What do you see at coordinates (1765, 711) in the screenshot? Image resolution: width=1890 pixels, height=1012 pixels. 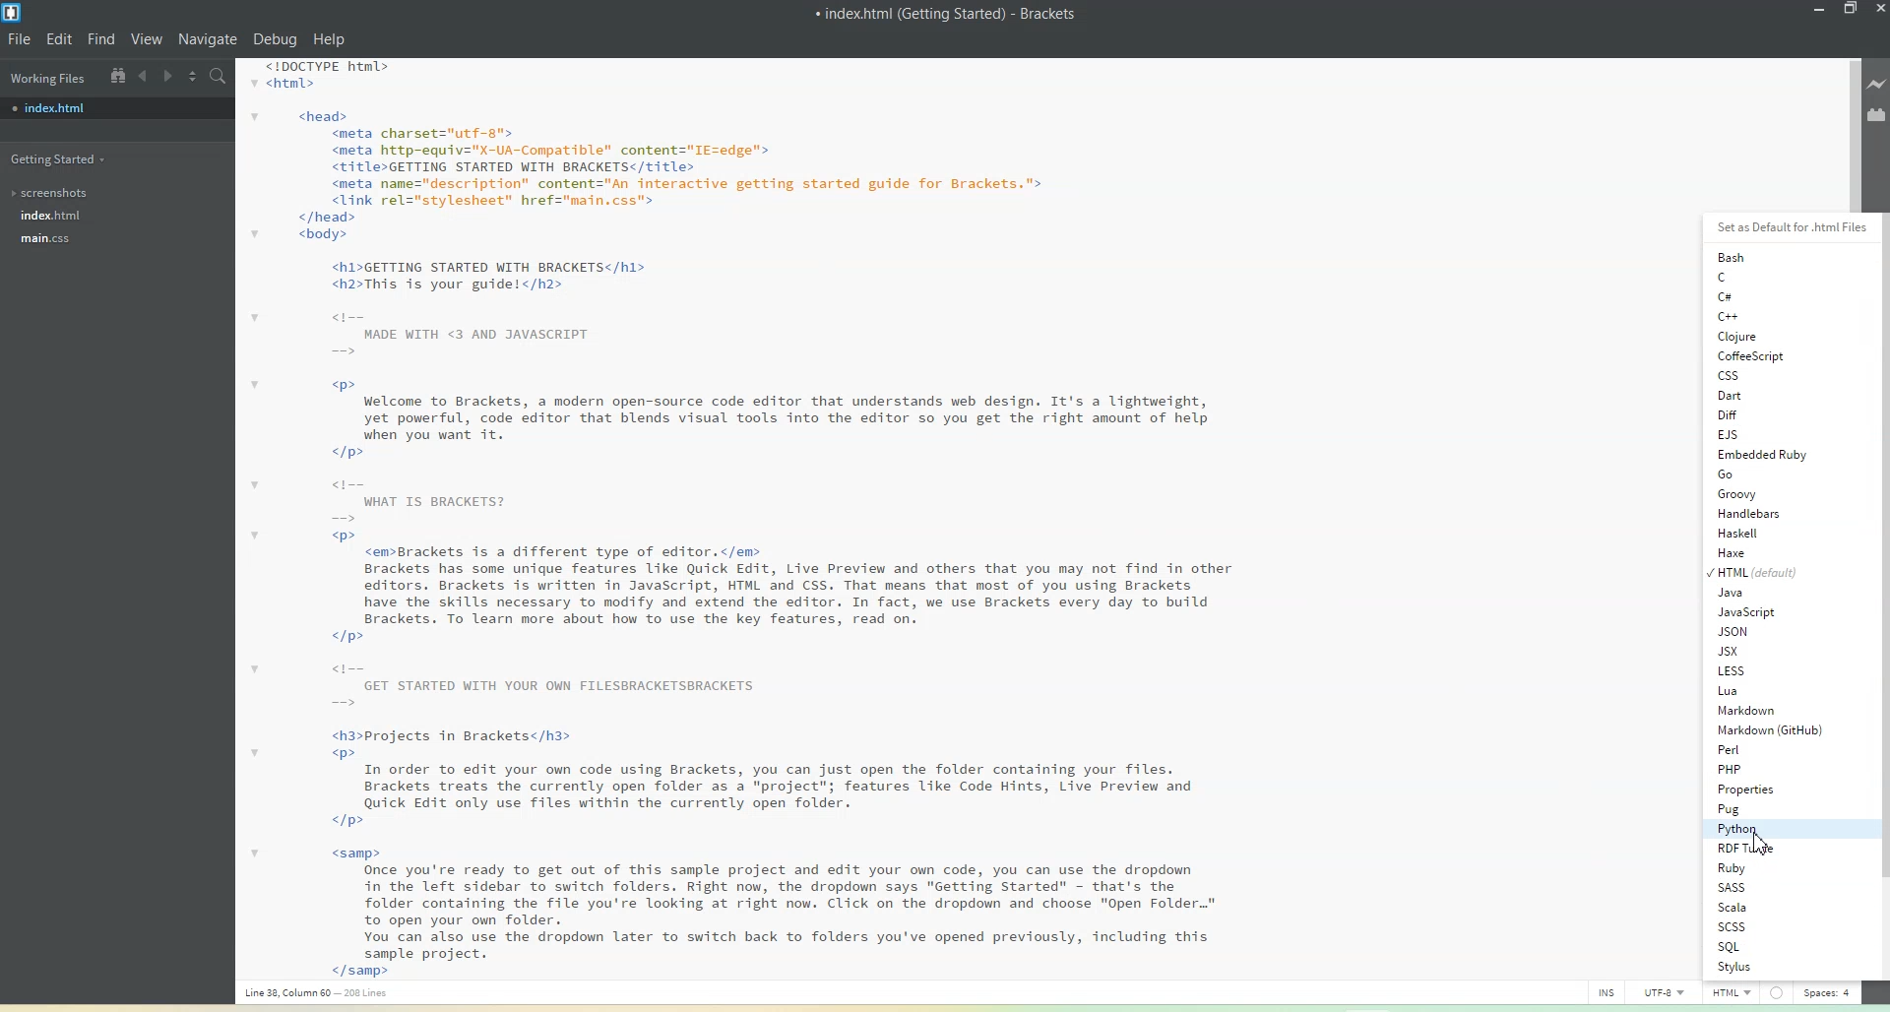 I see `Markdown` at bounding box center [1765, 711].